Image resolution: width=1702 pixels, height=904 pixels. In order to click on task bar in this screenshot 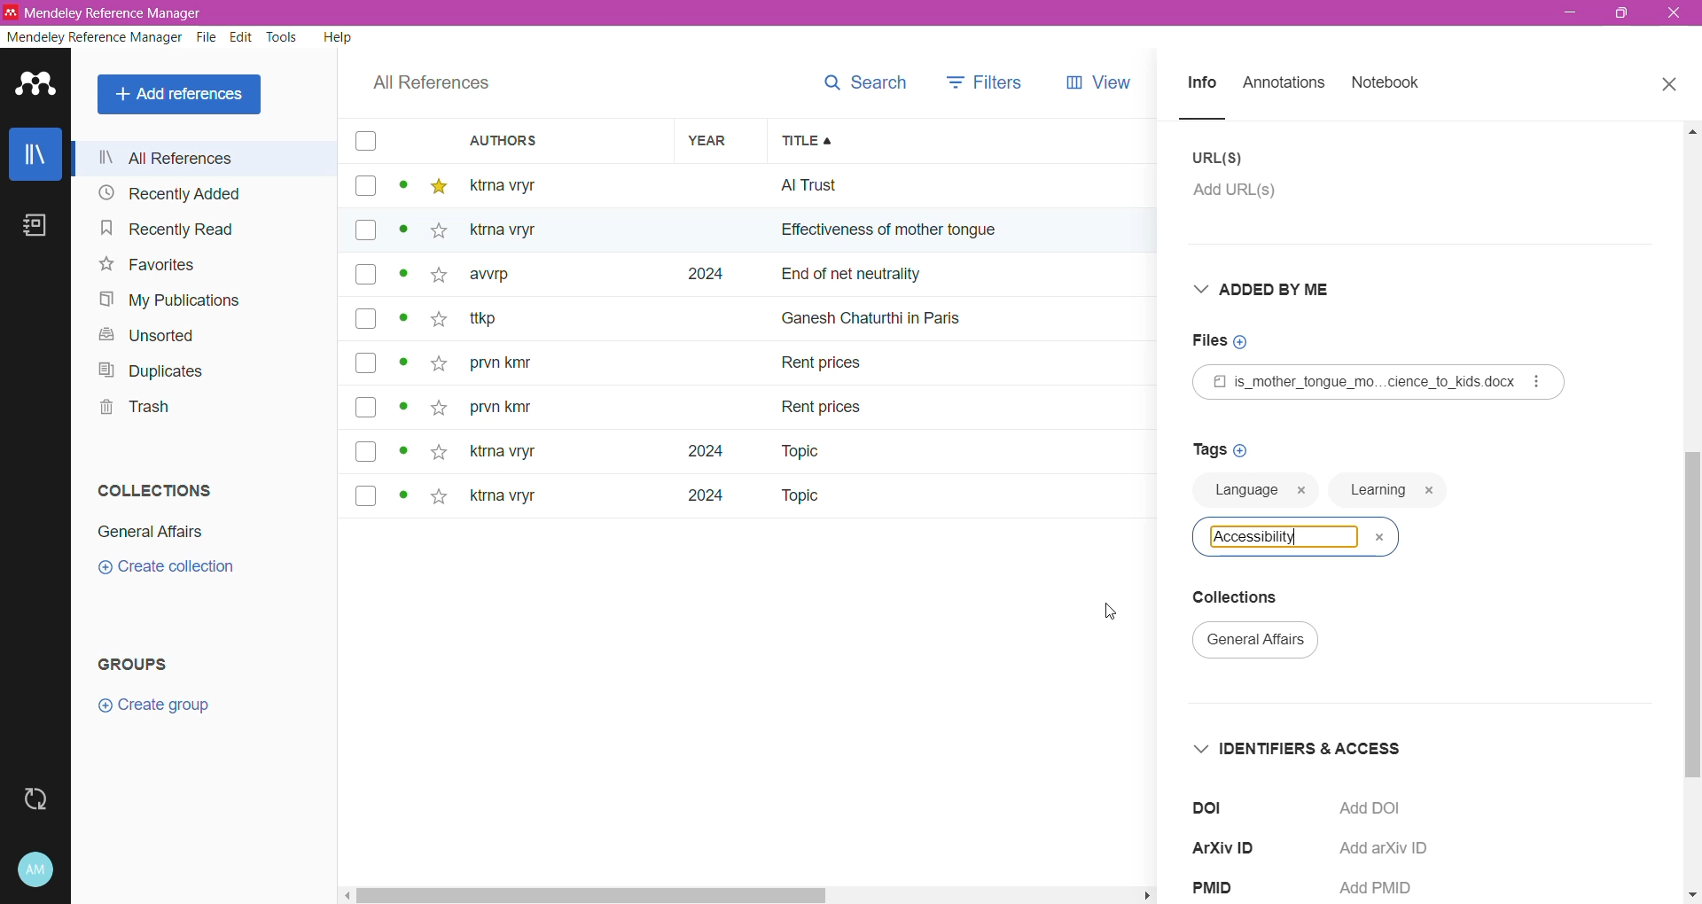, I will do `click(746, 895)`.